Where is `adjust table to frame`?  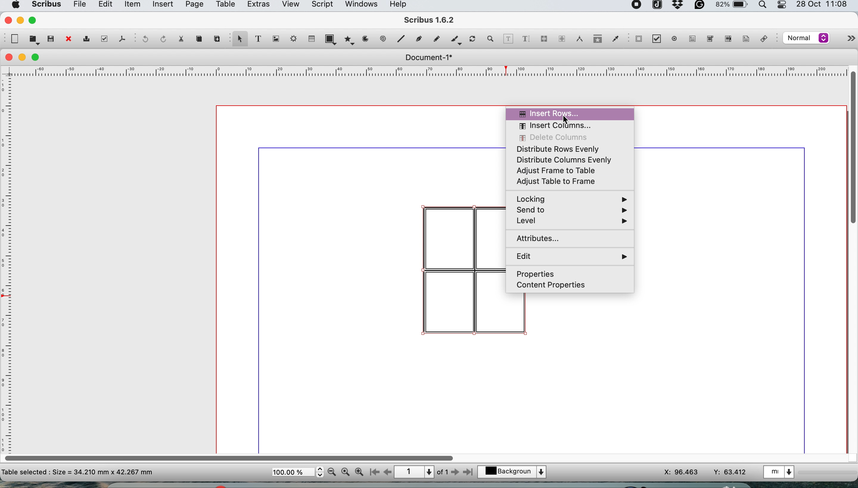
adjust table to frame is located at coordinates (560, 182).